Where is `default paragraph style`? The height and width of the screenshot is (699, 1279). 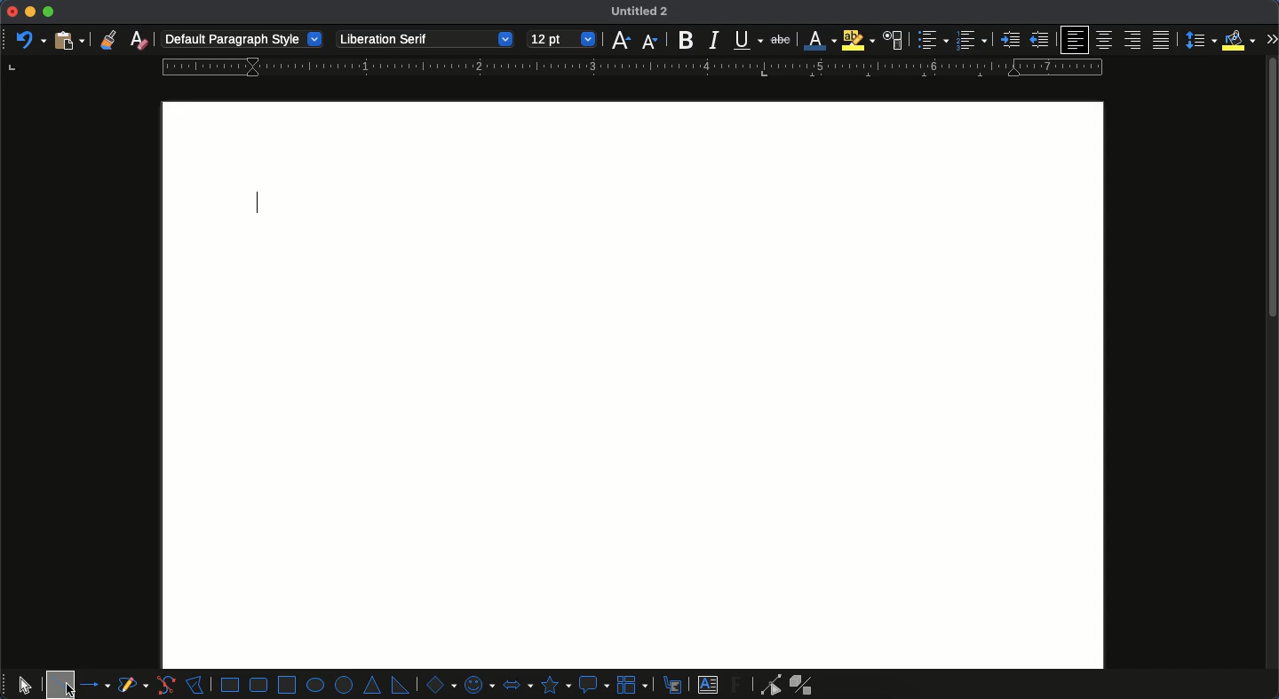 default paragraph style is located at coordinates (242, 39).